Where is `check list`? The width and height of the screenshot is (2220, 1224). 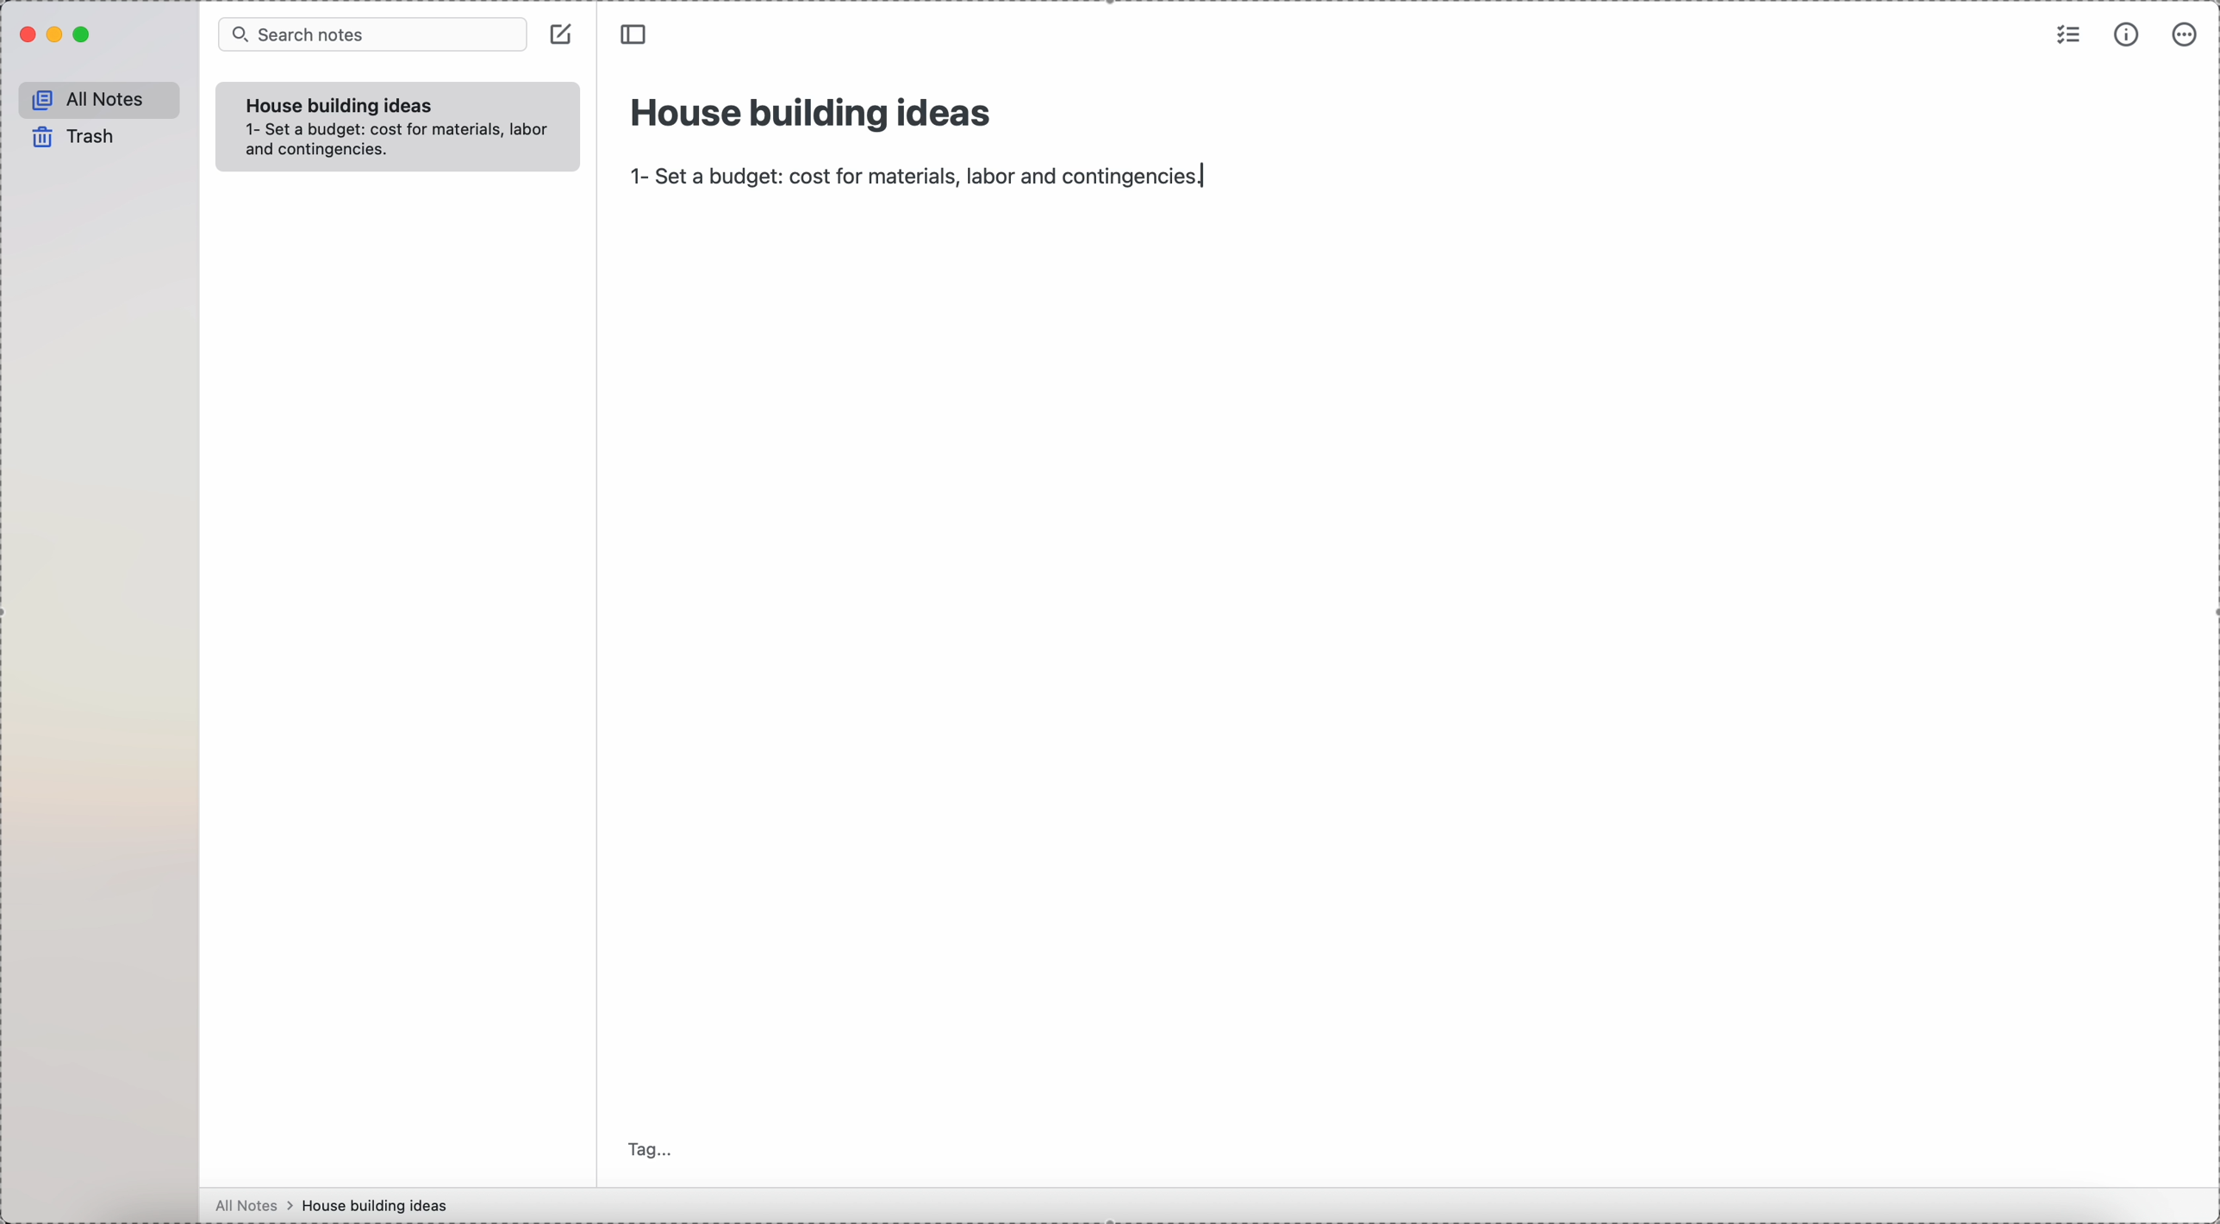
check list is located at coordinates (2066, 37).